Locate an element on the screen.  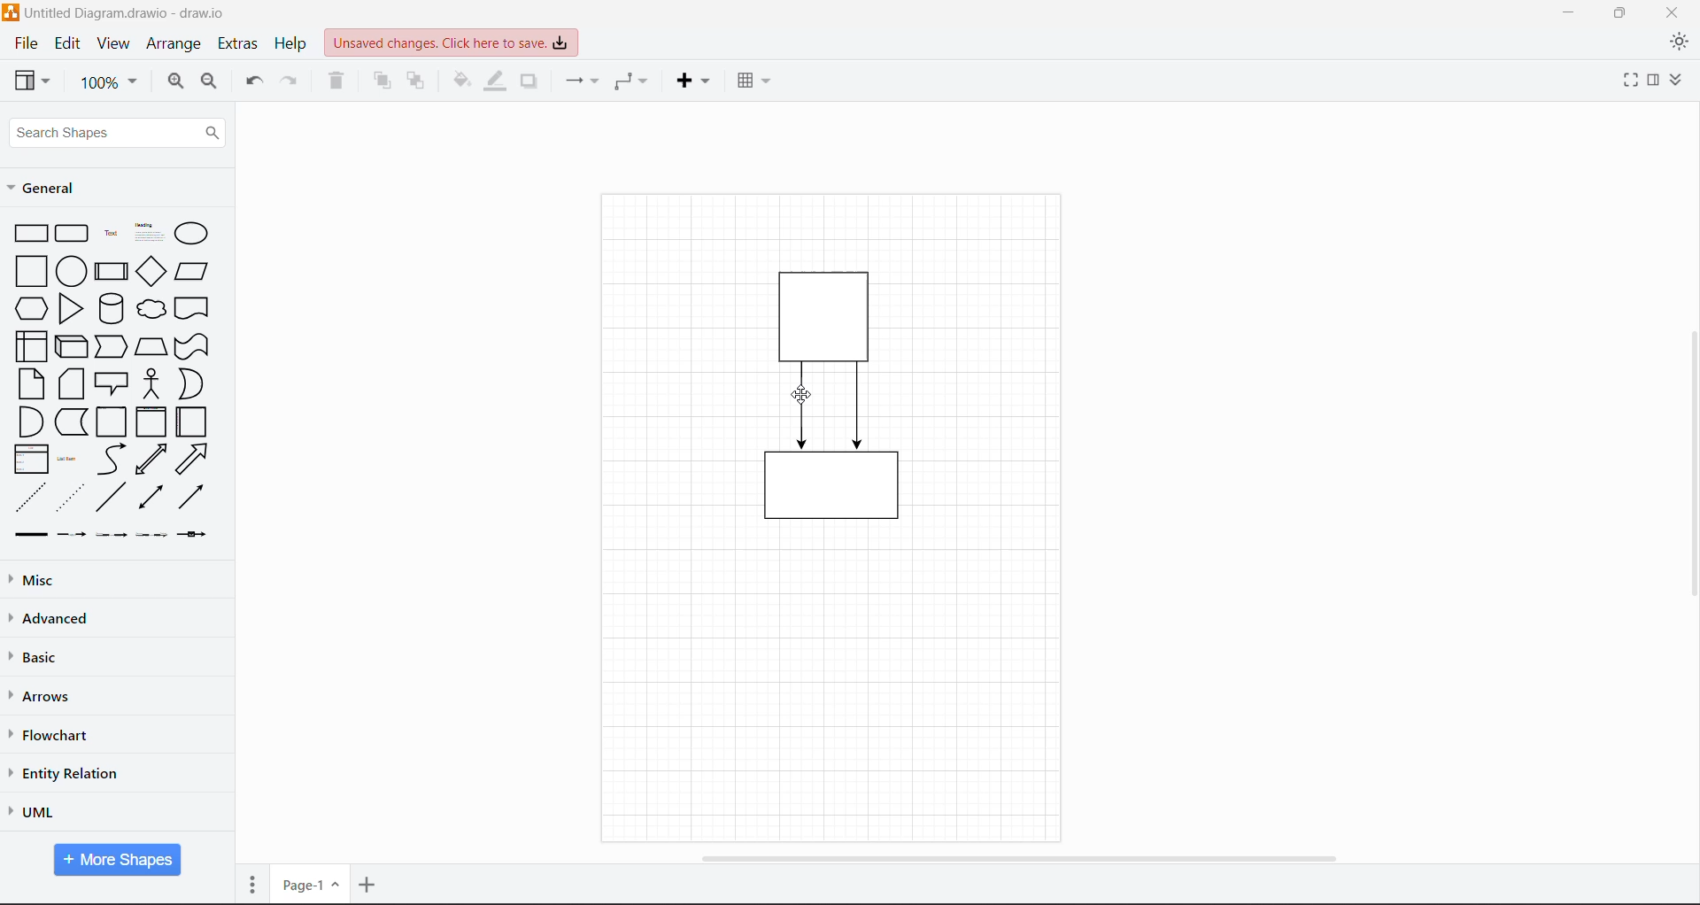
connector label is located at coordinates (72, 534).